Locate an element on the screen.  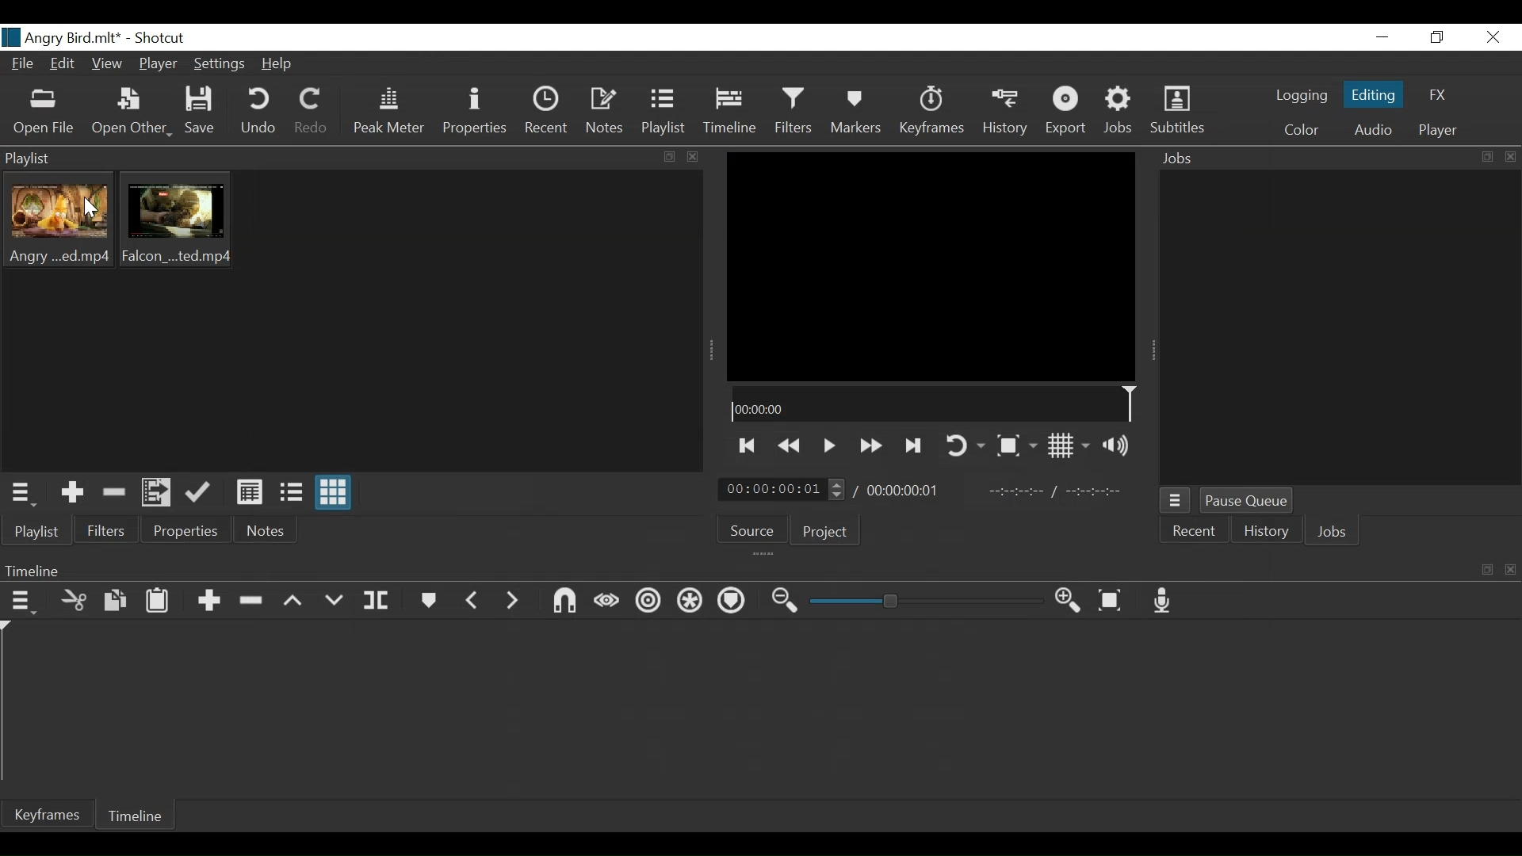
Project is located at coordinates (825, 530).